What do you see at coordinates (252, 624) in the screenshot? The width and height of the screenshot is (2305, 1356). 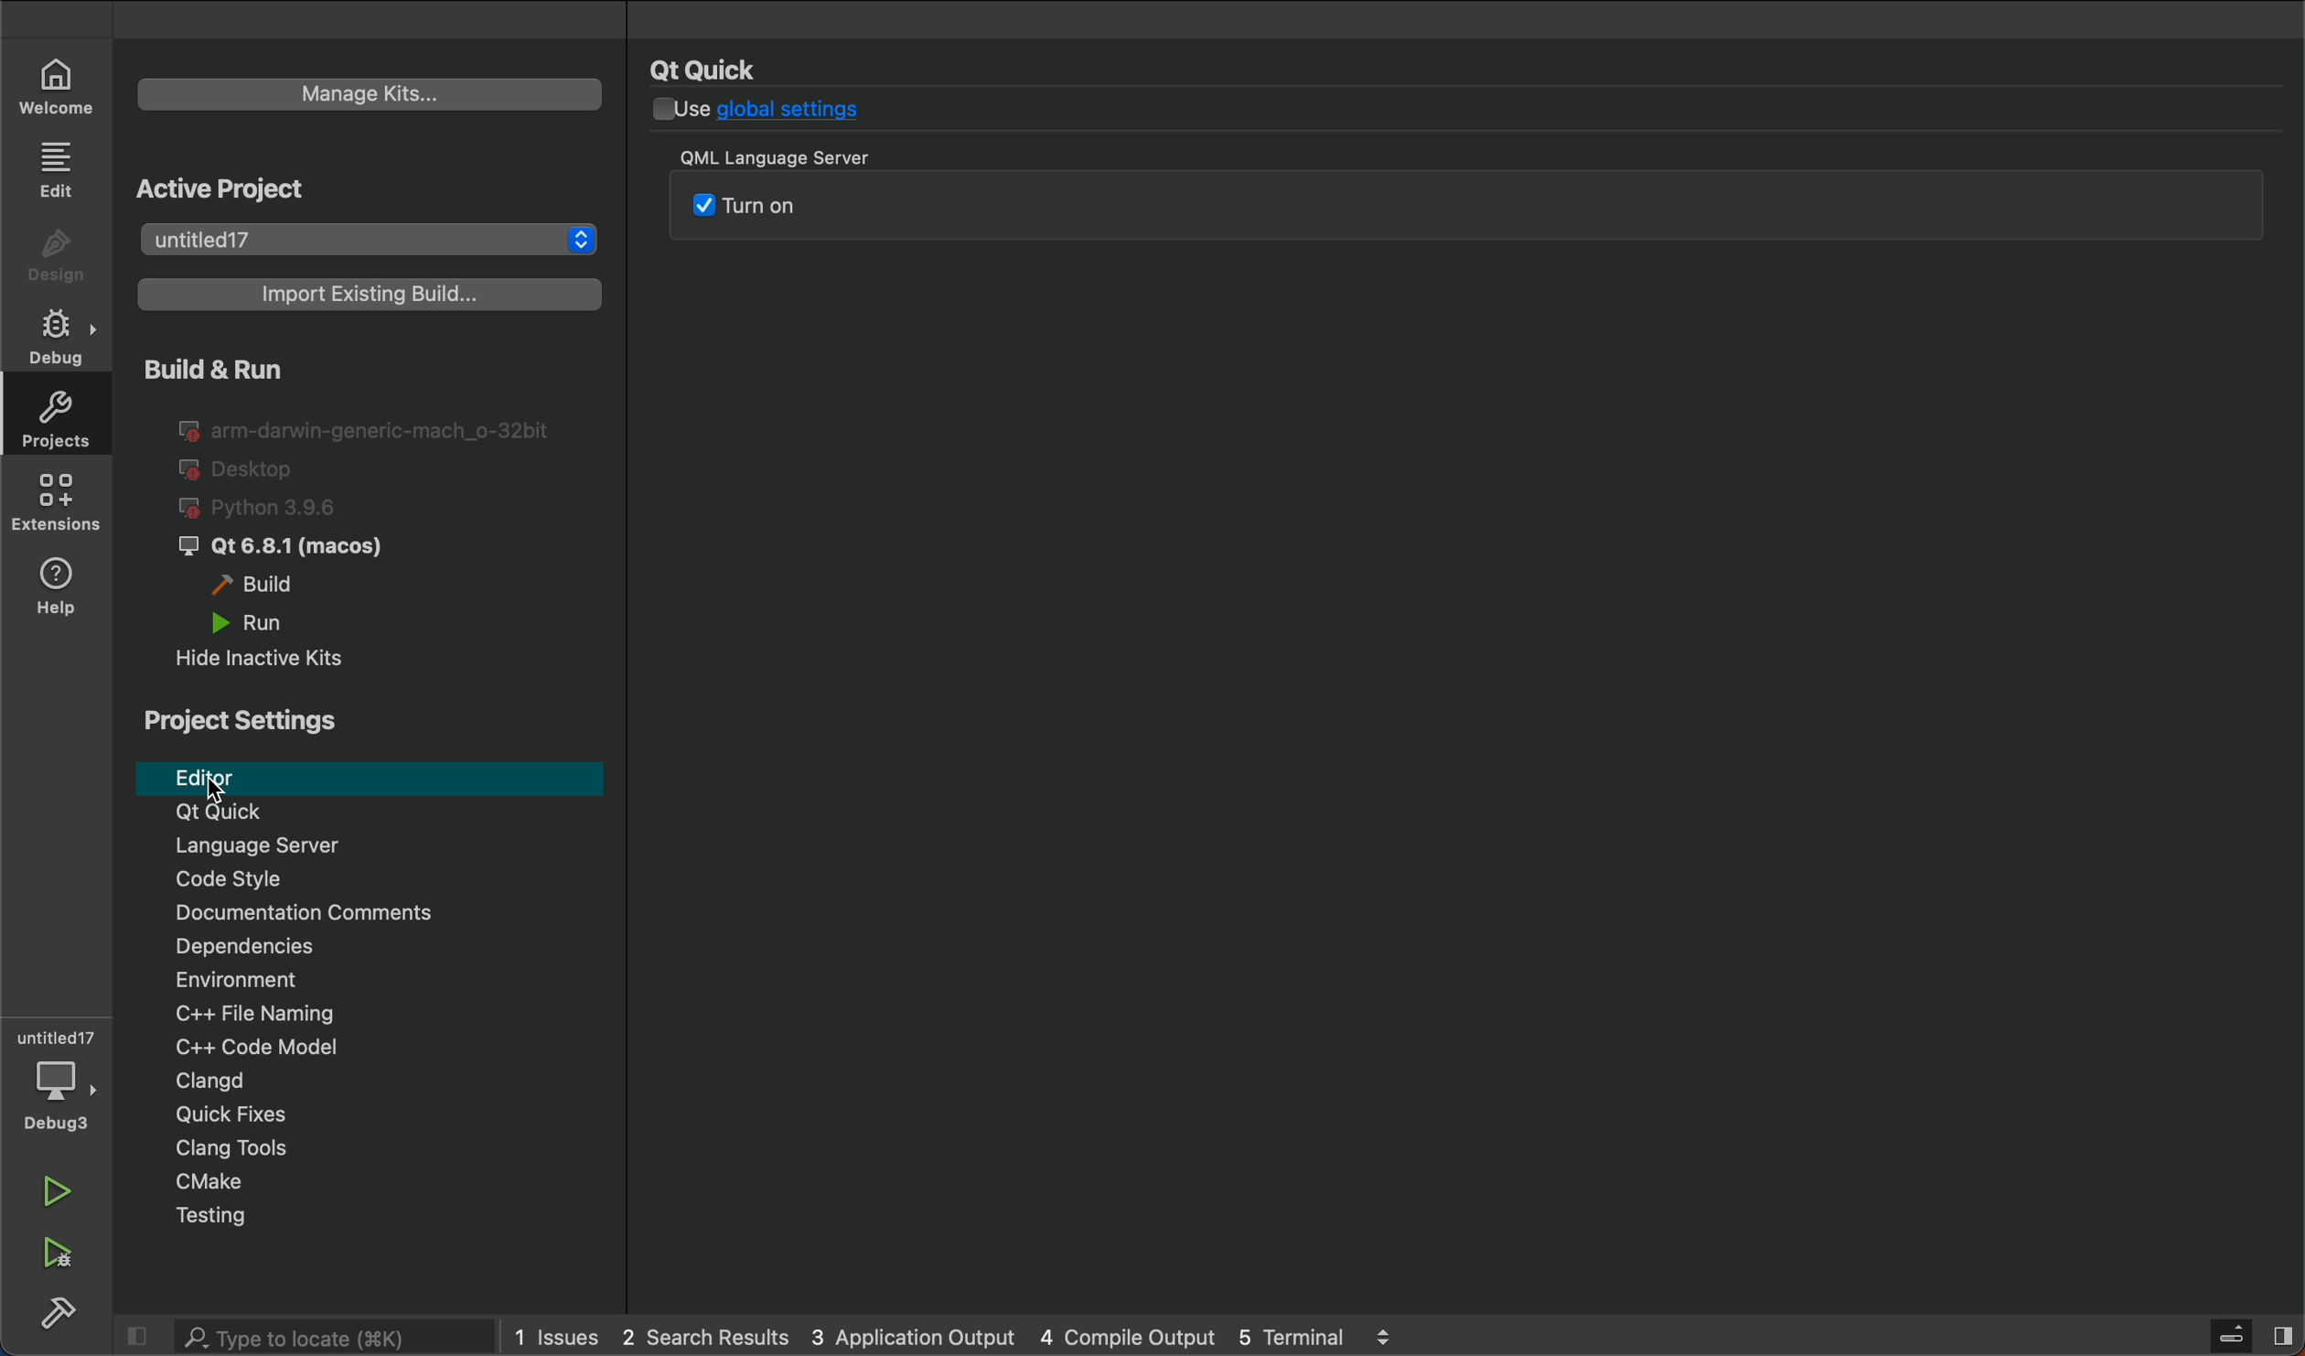 I see `run` at bounding box center [252, 624].